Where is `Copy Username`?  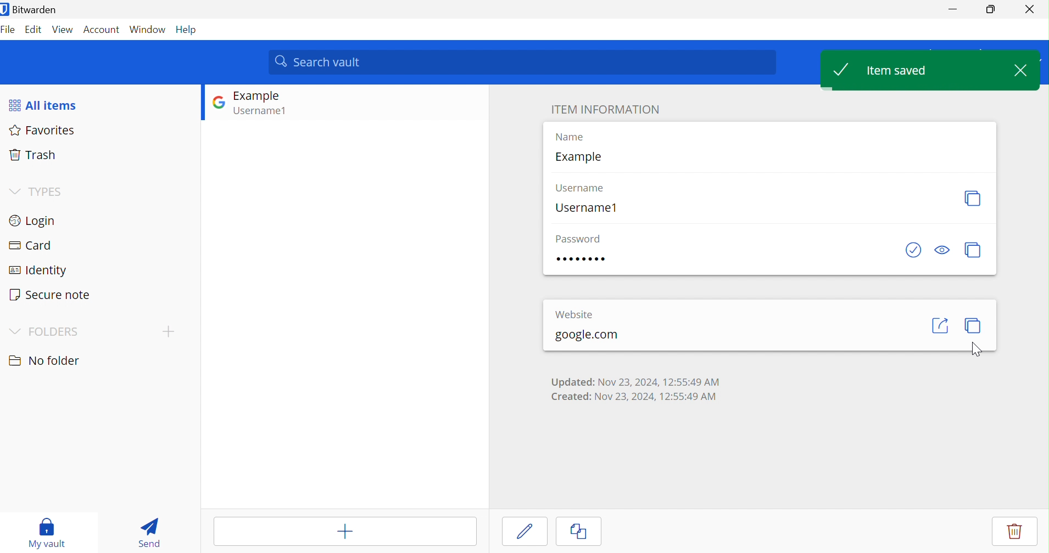
Copy Username is located at coordinates (973, 197).